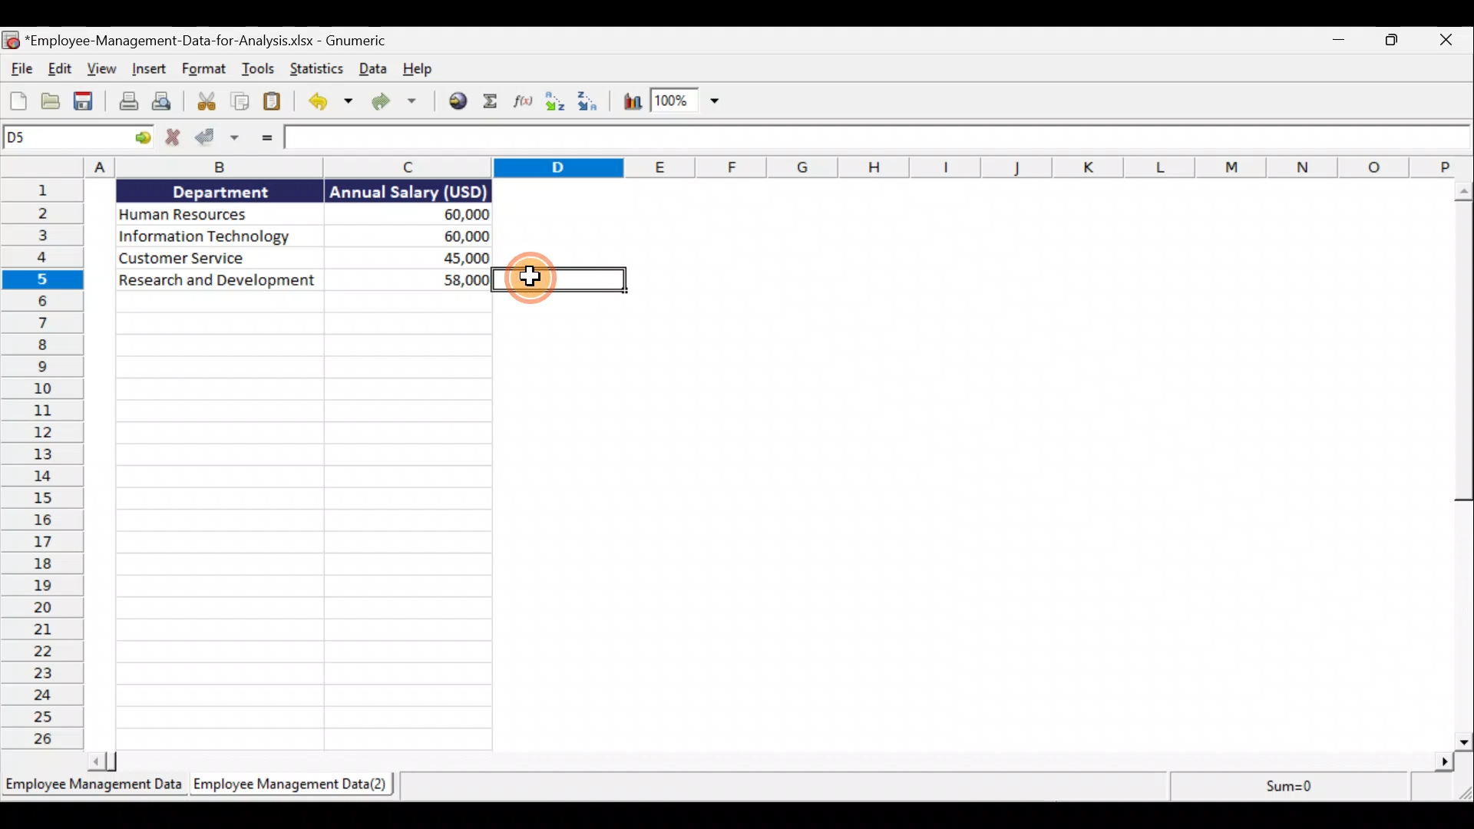  I want to click on Open a file, so click(53, 100).